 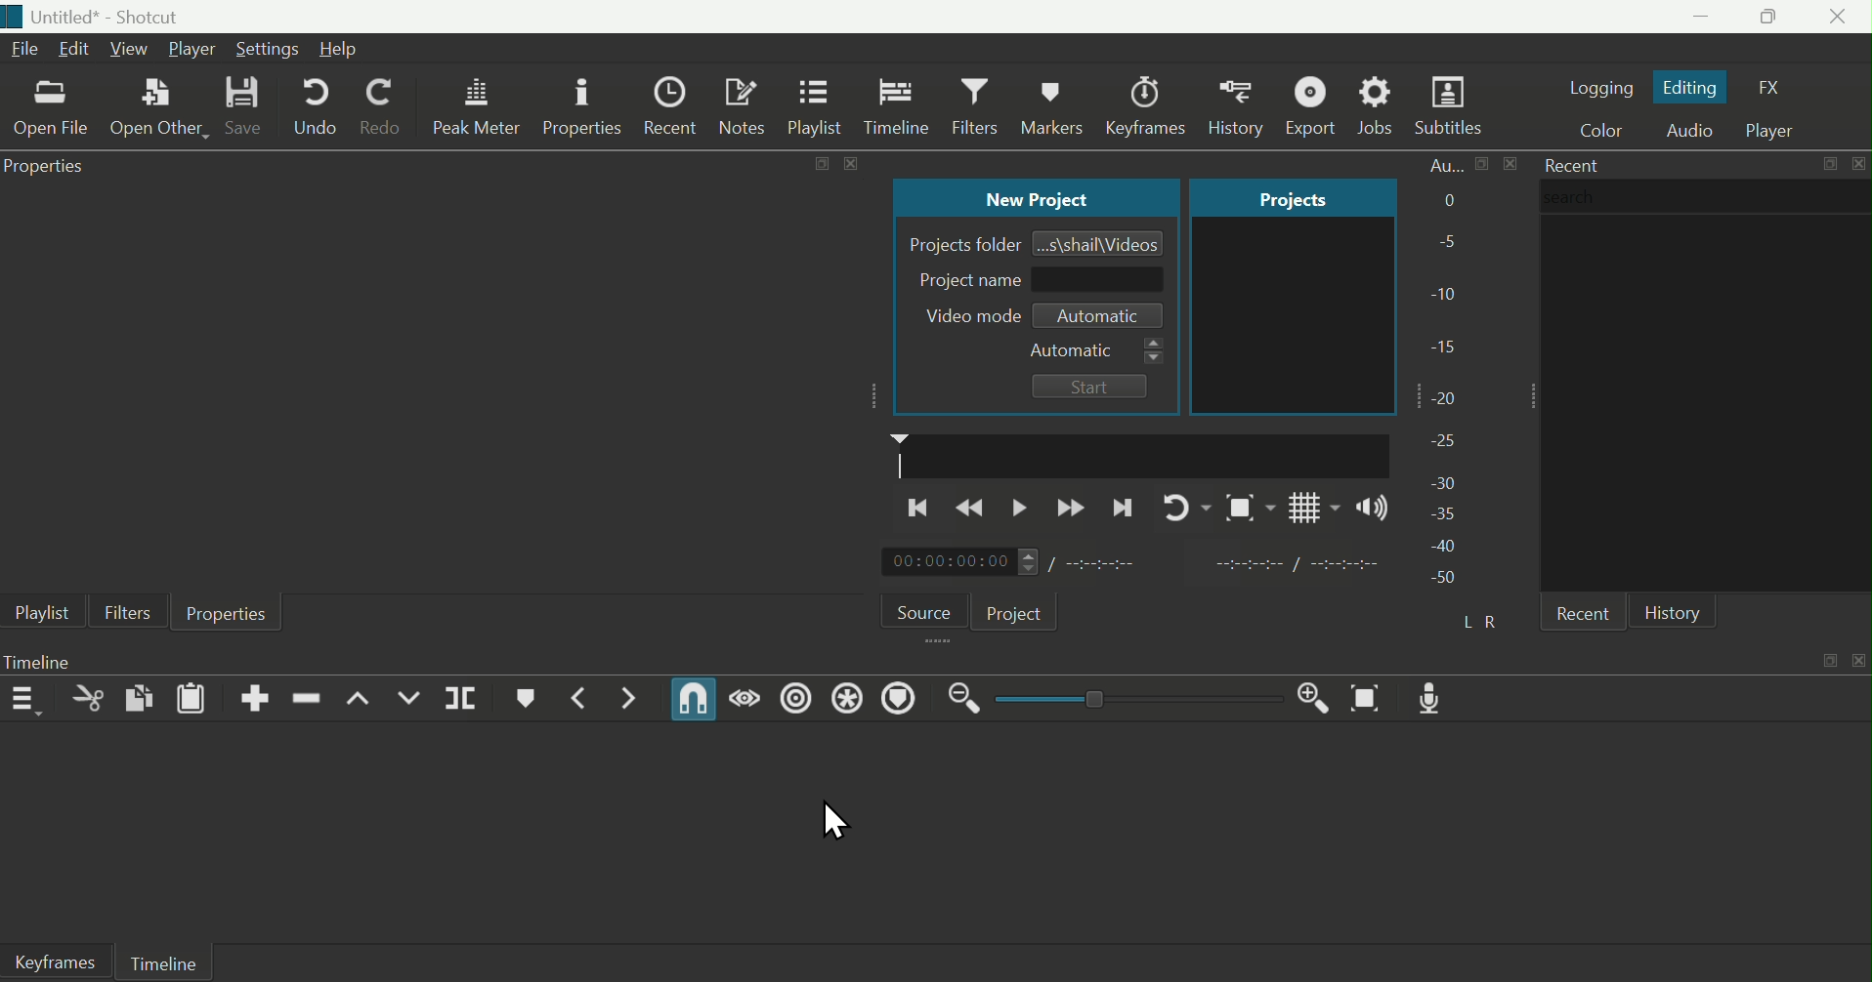 I want to click on Projects, so click(x=1274, y=197).